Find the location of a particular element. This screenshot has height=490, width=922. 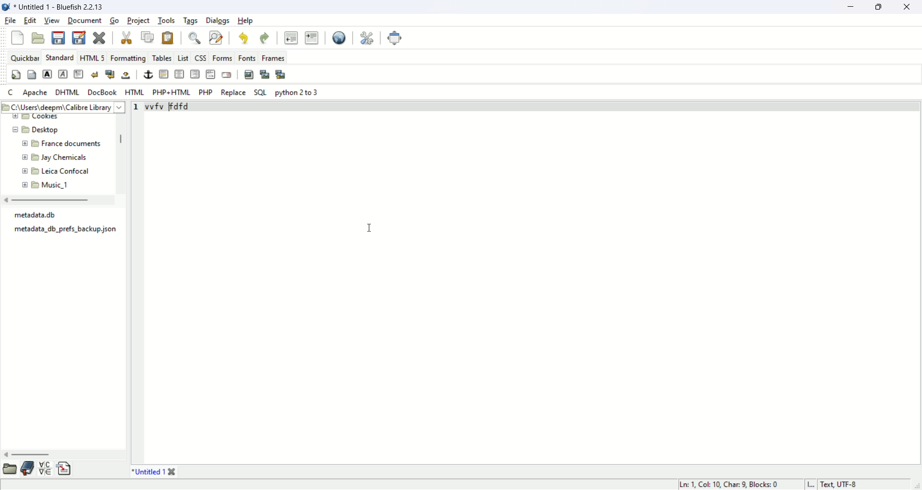

emphasis is located at coordinates (62, 74).